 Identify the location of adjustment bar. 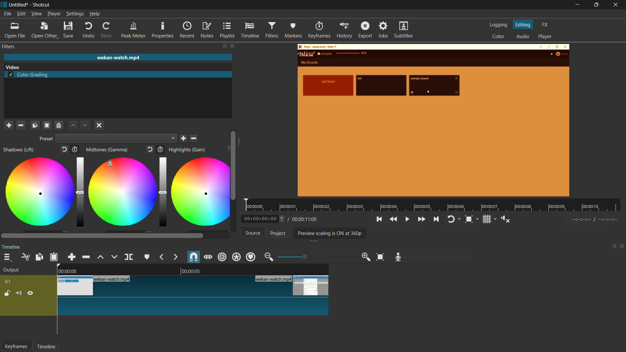
(315, 257).